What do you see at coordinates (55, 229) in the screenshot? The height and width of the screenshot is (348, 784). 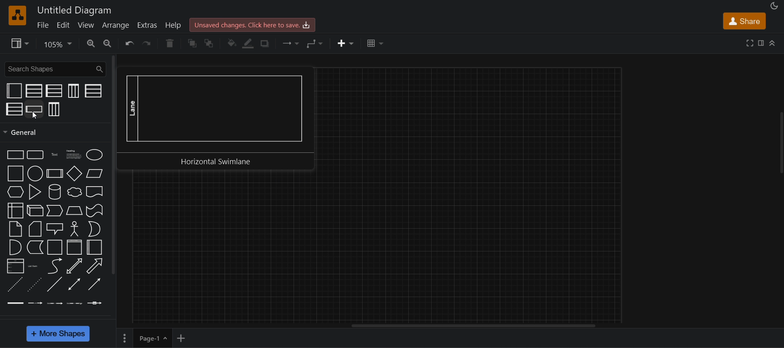 I see `callout` at bounding box center [55, 229].